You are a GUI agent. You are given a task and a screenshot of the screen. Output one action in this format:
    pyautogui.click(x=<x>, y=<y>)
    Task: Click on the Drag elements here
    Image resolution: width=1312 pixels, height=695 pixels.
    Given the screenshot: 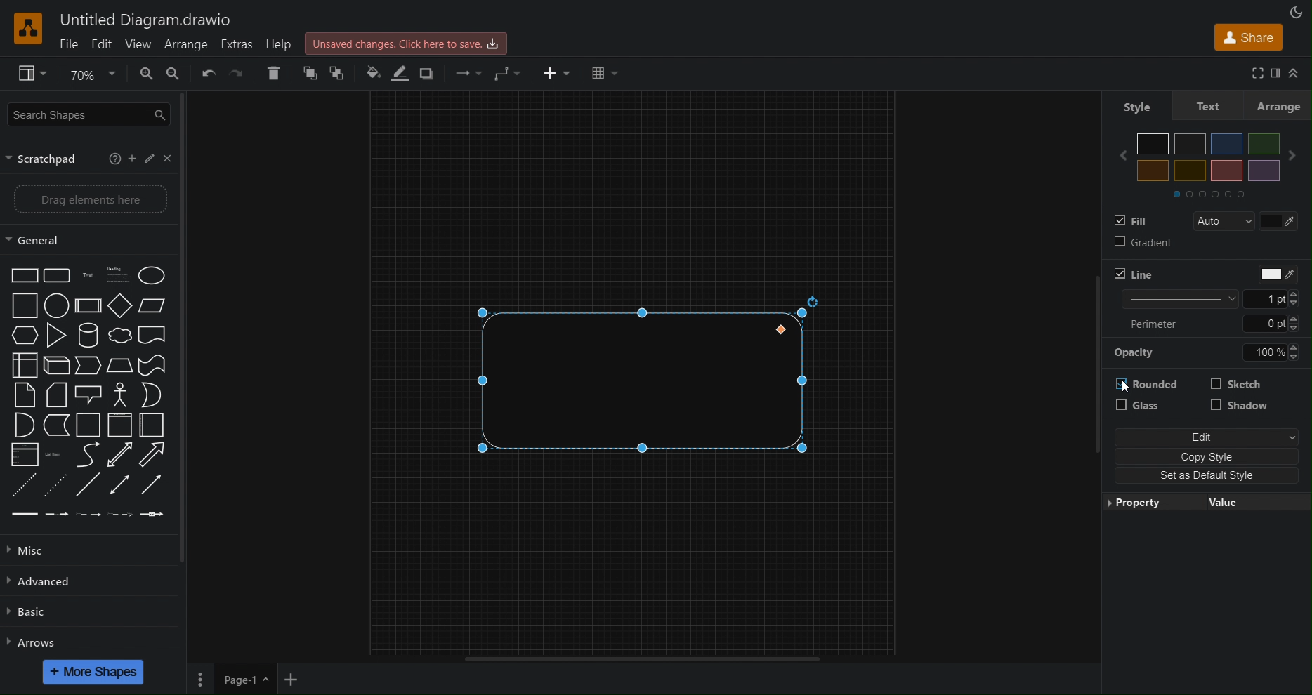 What is the action you would take?
    pyautogui.click(x=89, y=200)
    